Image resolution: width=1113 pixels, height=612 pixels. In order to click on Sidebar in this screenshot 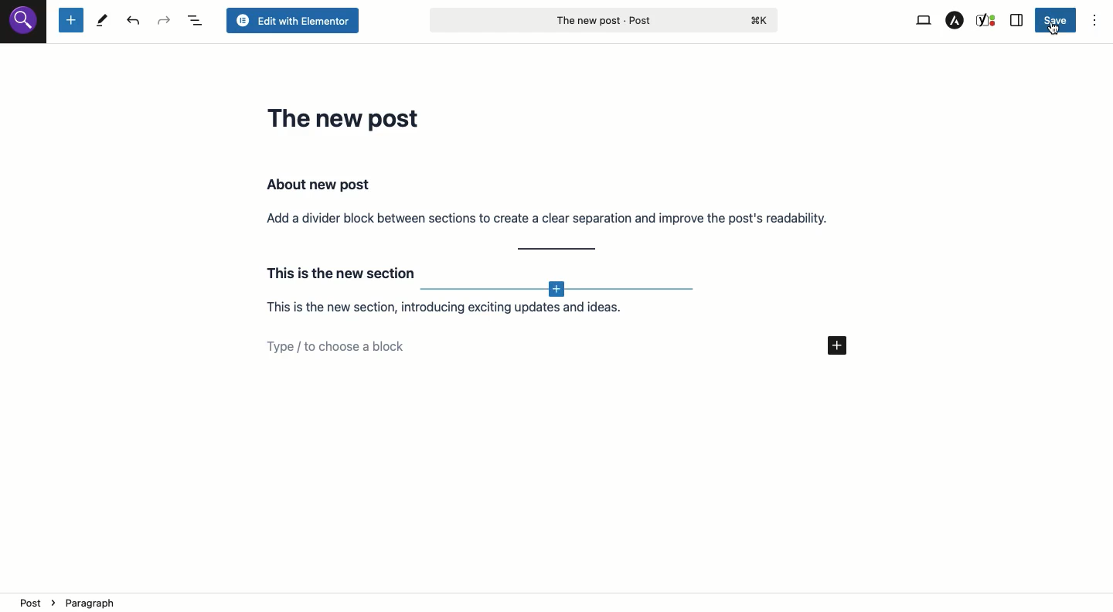, I will do `click(1017, 21)`.